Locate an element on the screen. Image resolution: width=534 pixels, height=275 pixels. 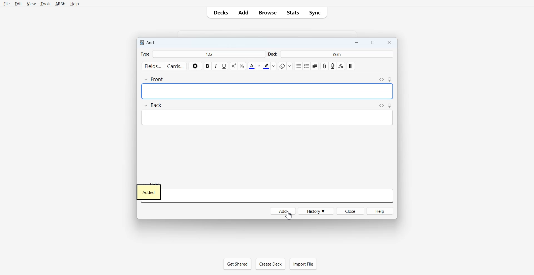
yash is located at coordinates (343, 53).